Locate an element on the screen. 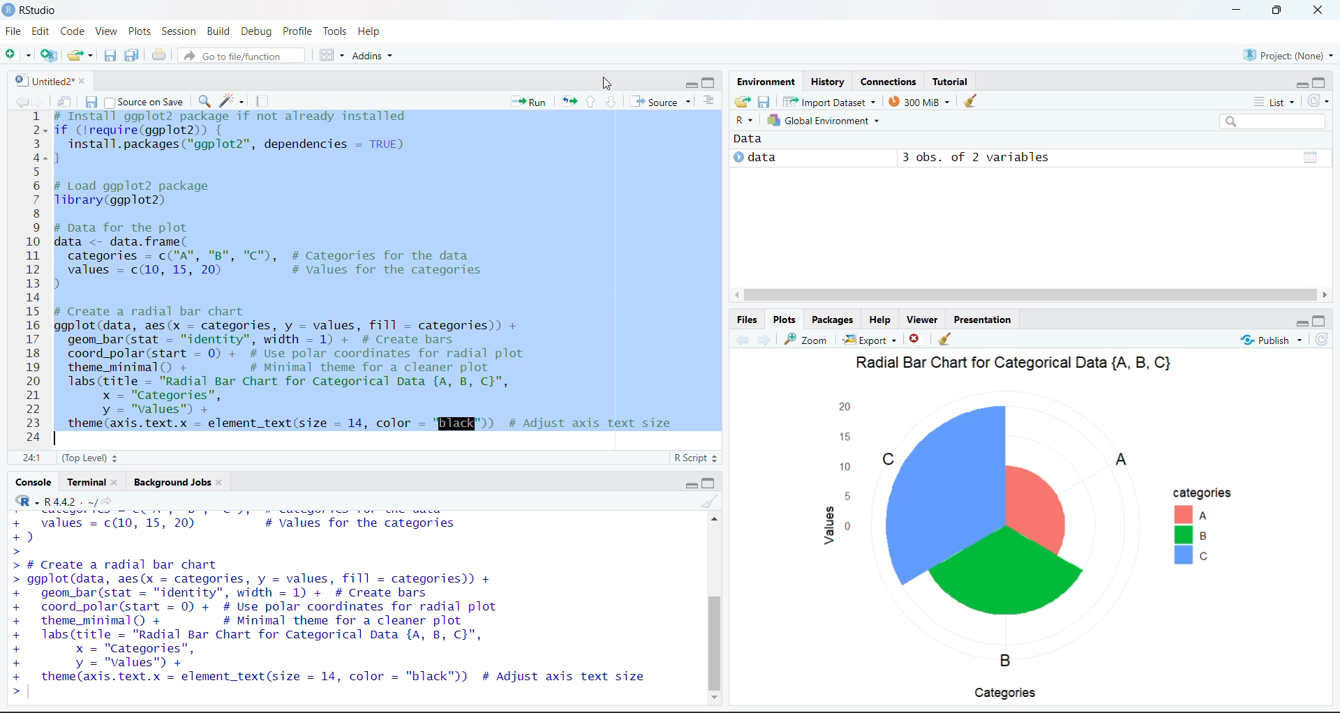 The image size is (1340, 713). typing cursor is located at coordinates (59, 440).